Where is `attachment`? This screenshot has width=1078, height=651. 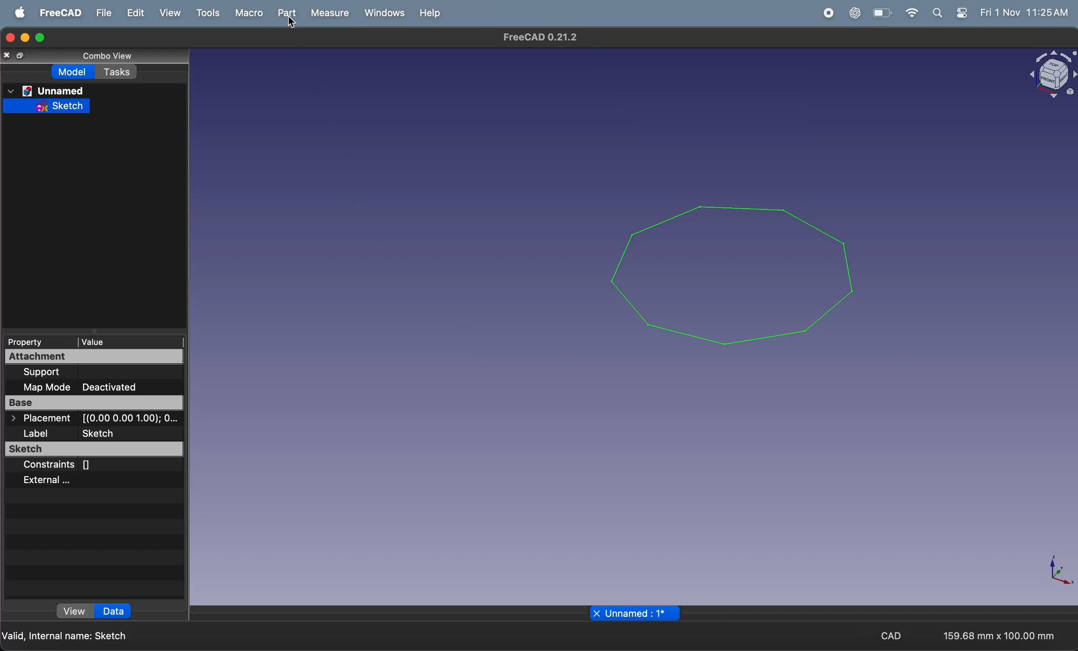 attachment is located at coordinates (86, 357).